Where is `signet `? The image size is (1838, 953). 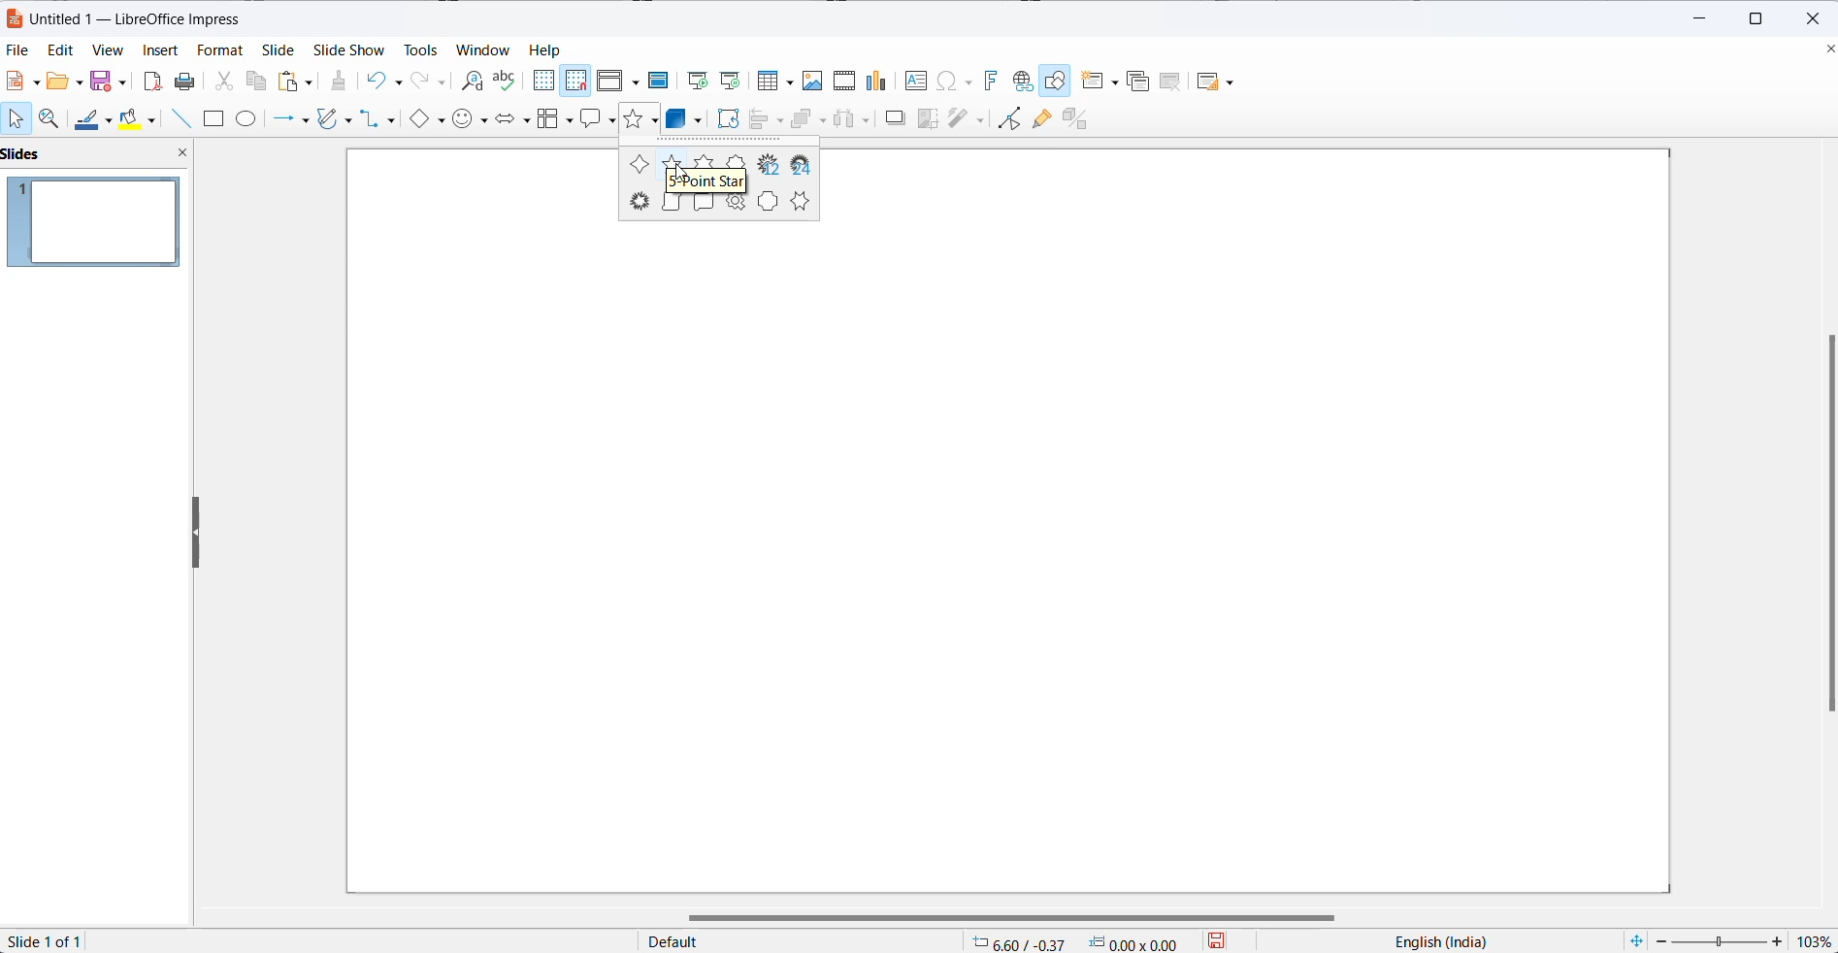
signet  is located at coordinates (737, 207).